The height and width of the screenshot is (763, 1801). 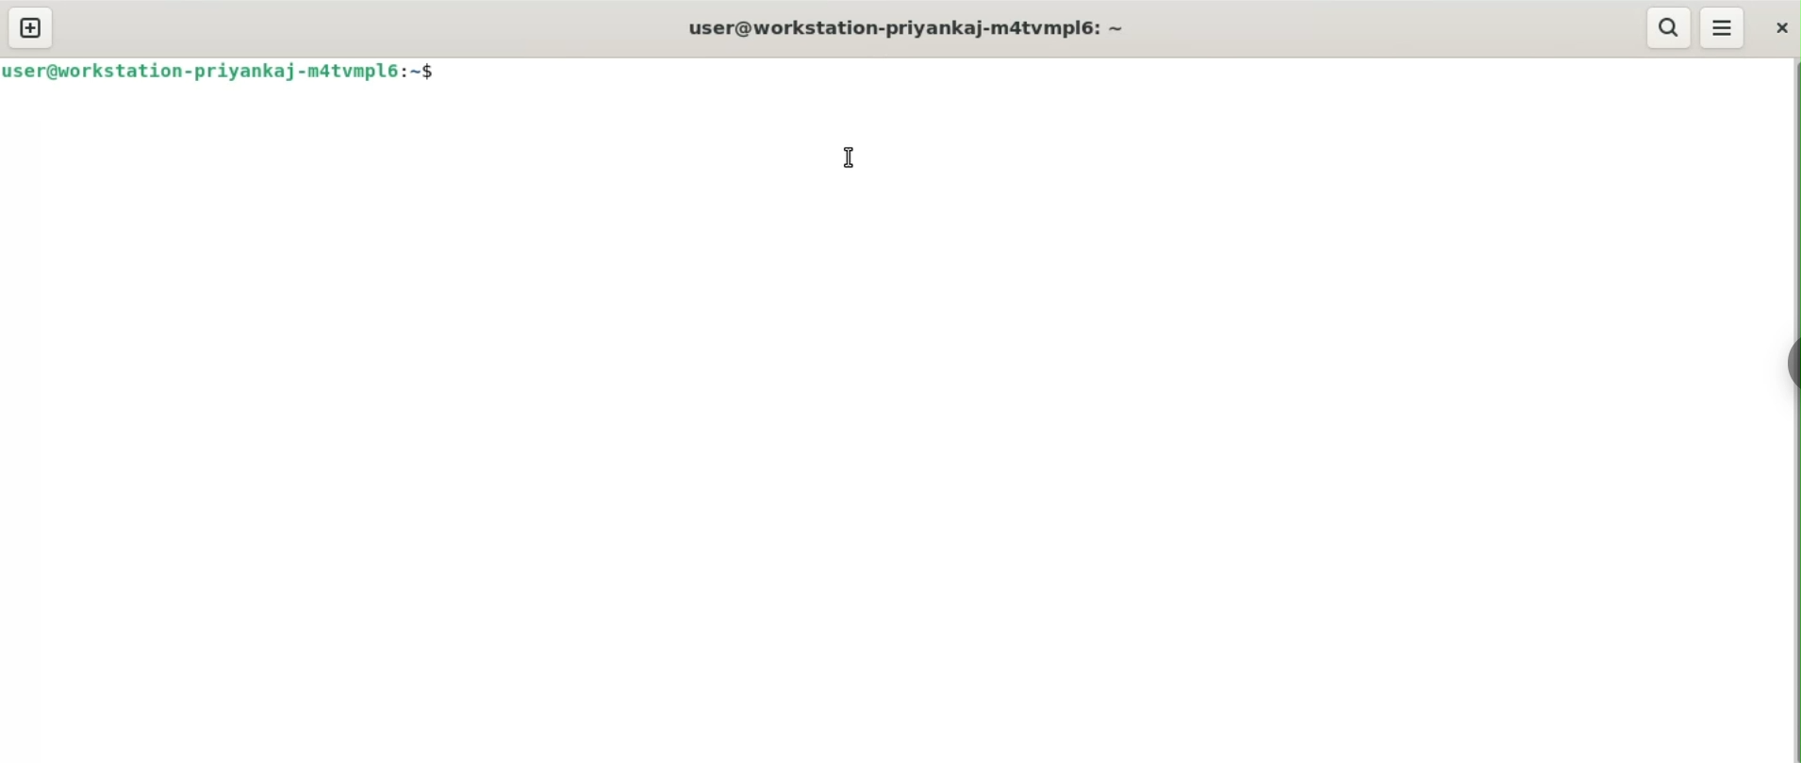 What do you see at coordinates (228, 72) in the screenshot?
I see `user@workstation-priyankaj-m4tvmpl6:-$` at bounding box center [228, 72].